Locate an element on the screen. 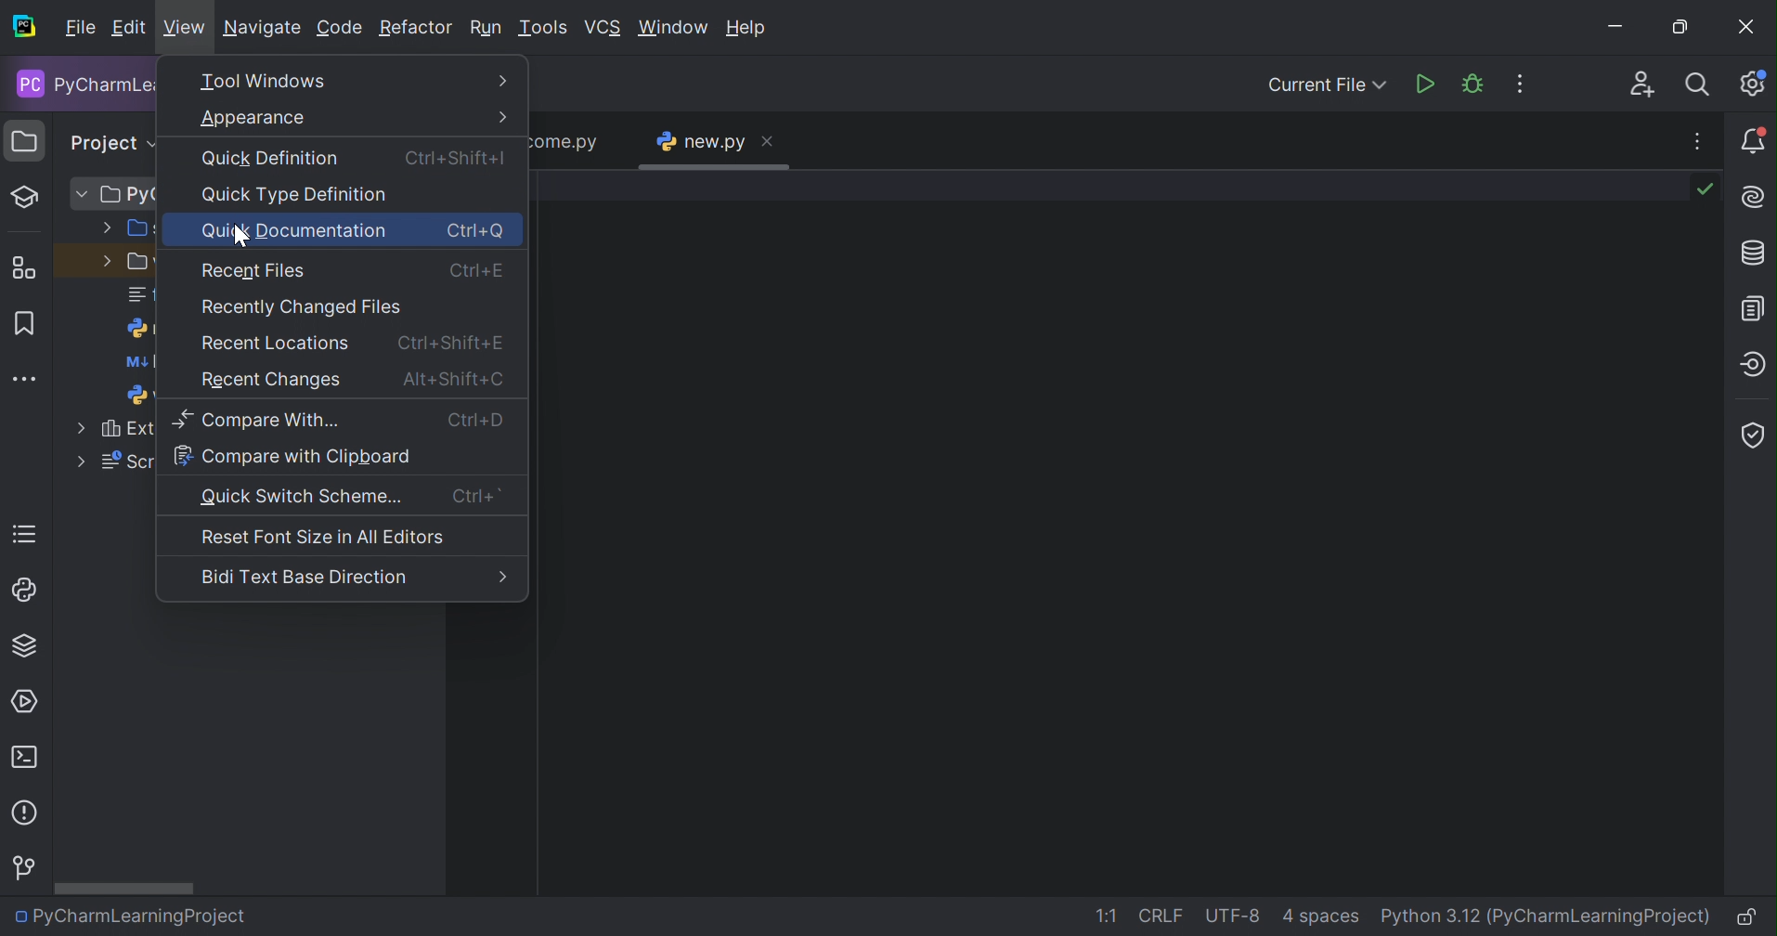 The width and height of the screenshot is (1777, 936). 1:1 is located at coordinates (1107, 916).